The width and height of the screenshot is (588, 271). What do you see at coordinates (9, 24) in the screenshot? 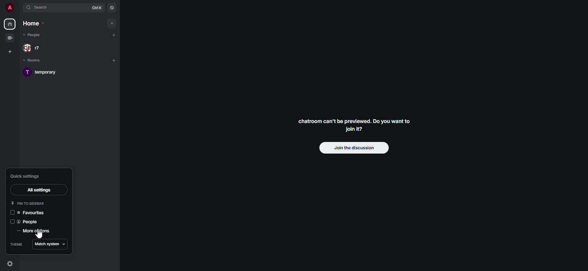
I see `home` at bounding box center [9, 24].